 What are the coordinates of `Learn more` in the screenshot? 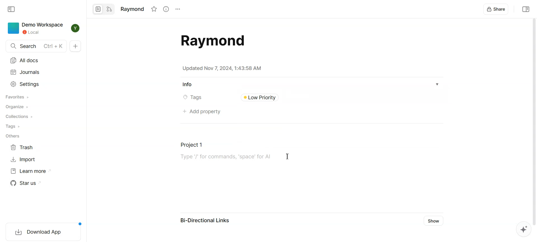 It's located at (31, 171).